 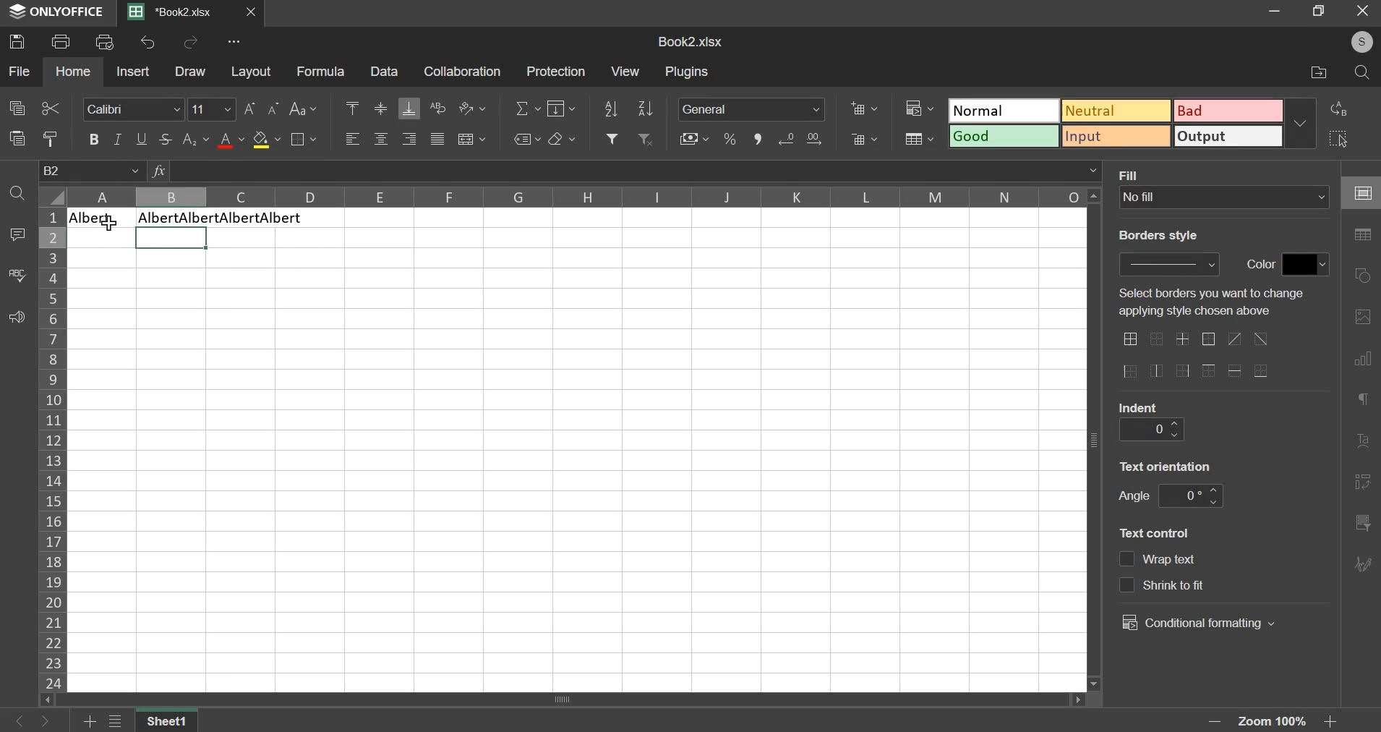 I want to click on paste, so click(x=17, y=137).